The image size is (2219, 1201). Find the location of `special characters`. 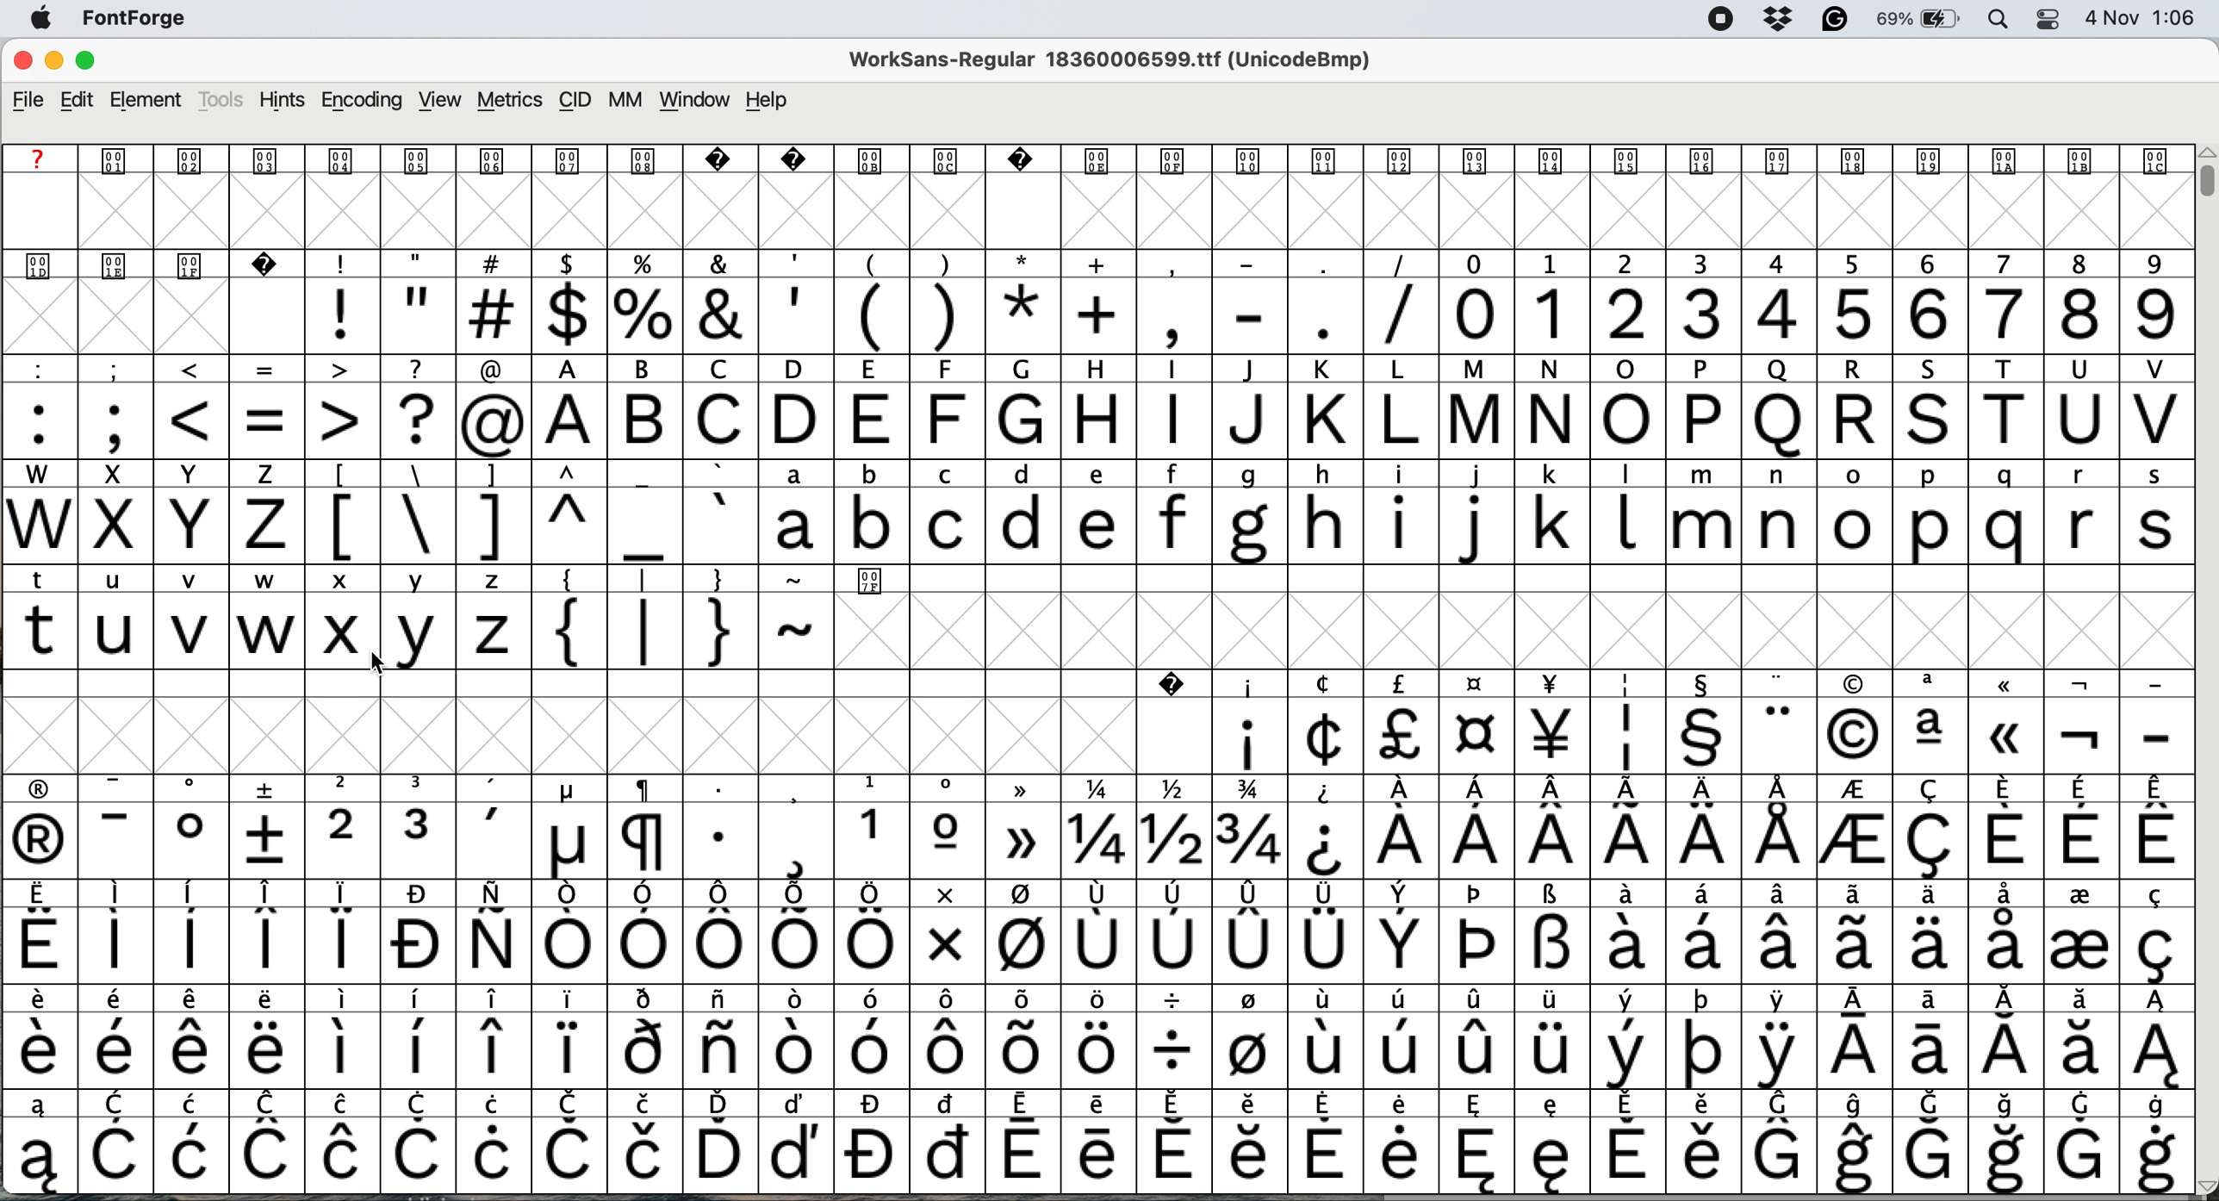

special characters is located at coordinates (1097, 1000).